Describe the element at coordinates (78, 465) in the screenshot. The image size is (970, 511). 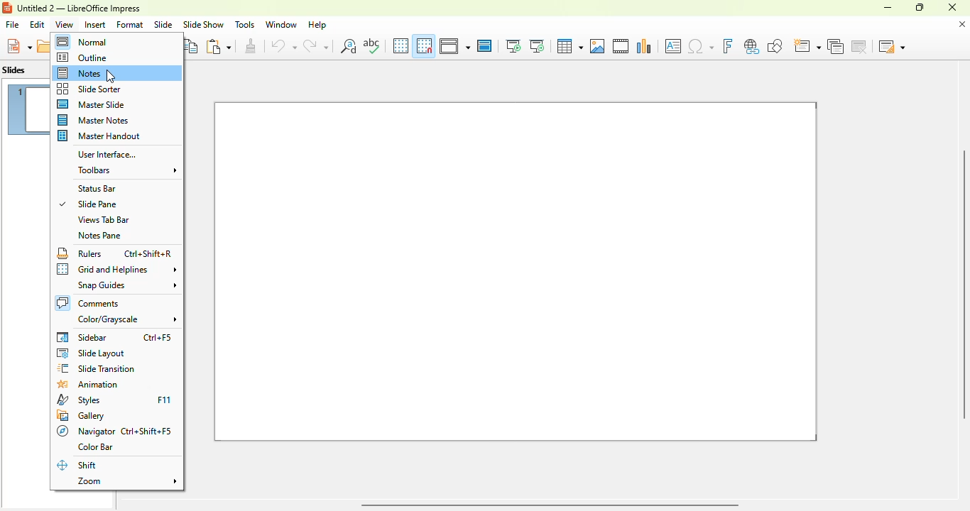
I see `shift` at that location.